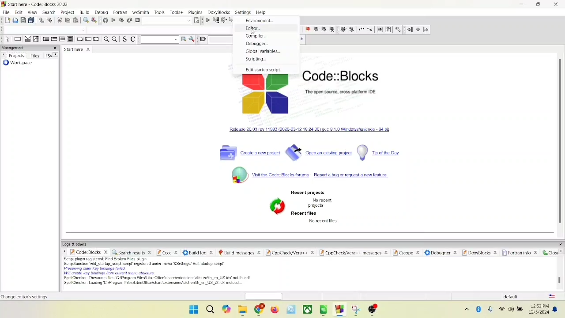 The width and height of the screenshot is (565, 318). What do you see at coordinates (84, 252) in the screenshot?
I see `code::blocks` at bounding box center [84, 252].